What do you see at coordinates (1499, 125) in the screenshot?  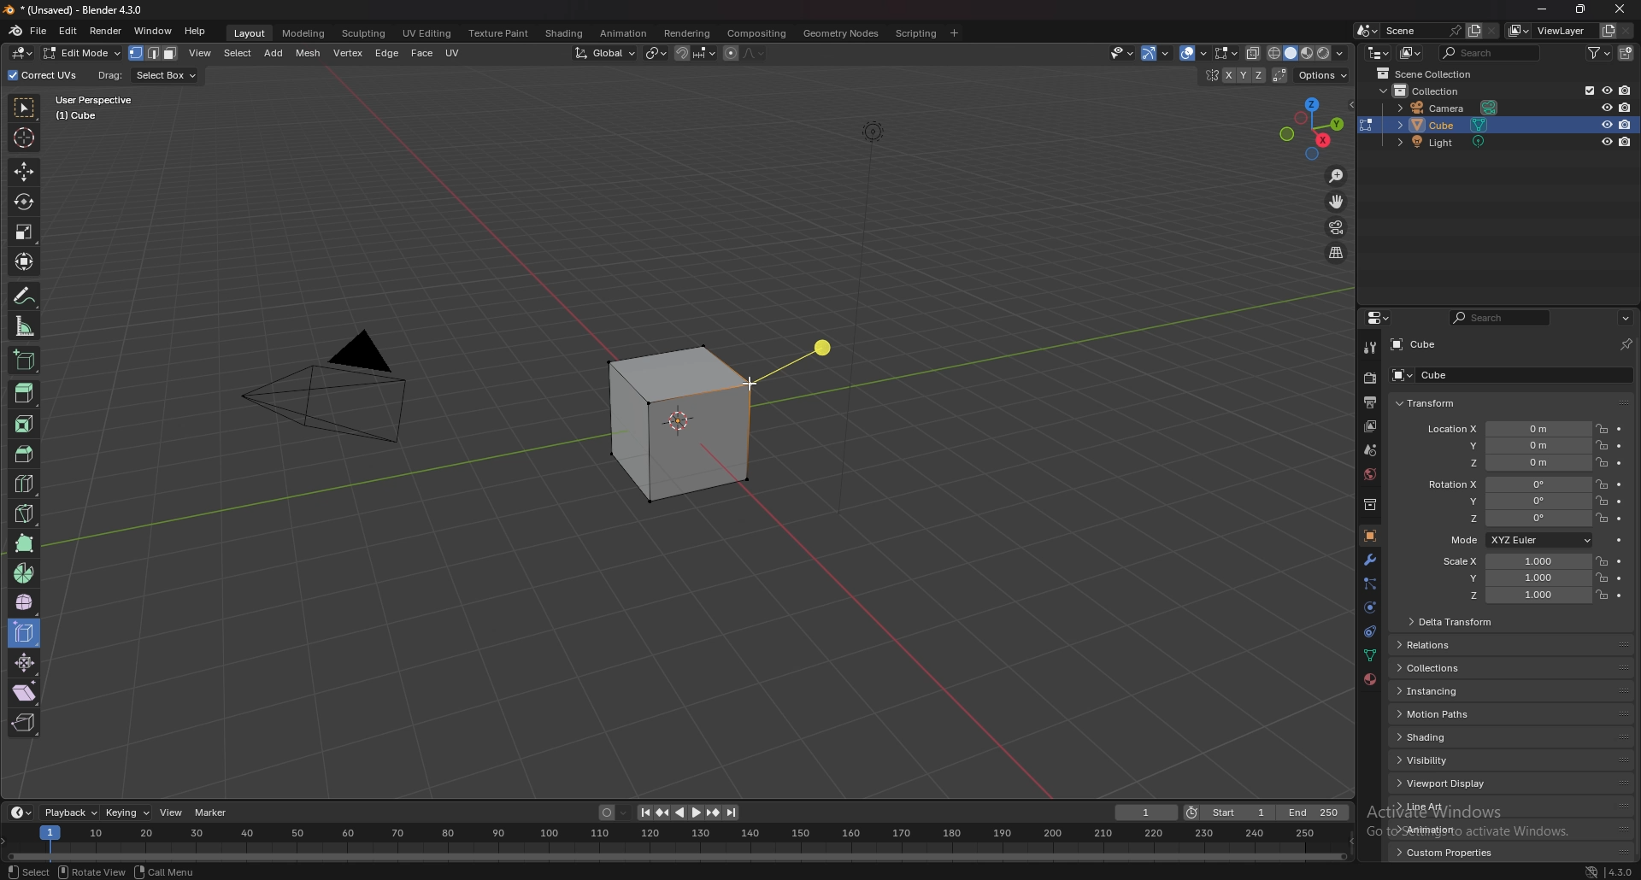 I see `cube` at bounding box center [1499, 125].